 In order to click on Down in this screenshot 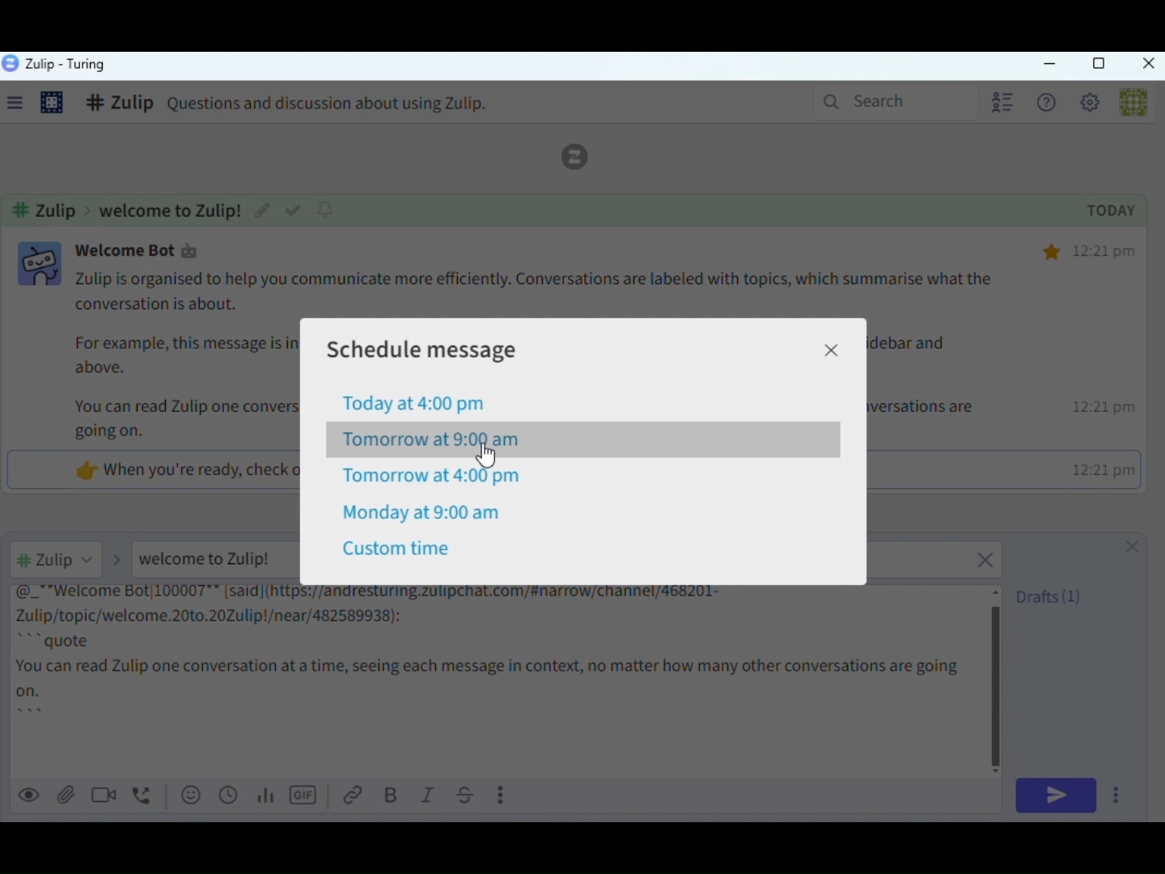, I will do `click(1001, 769)`.